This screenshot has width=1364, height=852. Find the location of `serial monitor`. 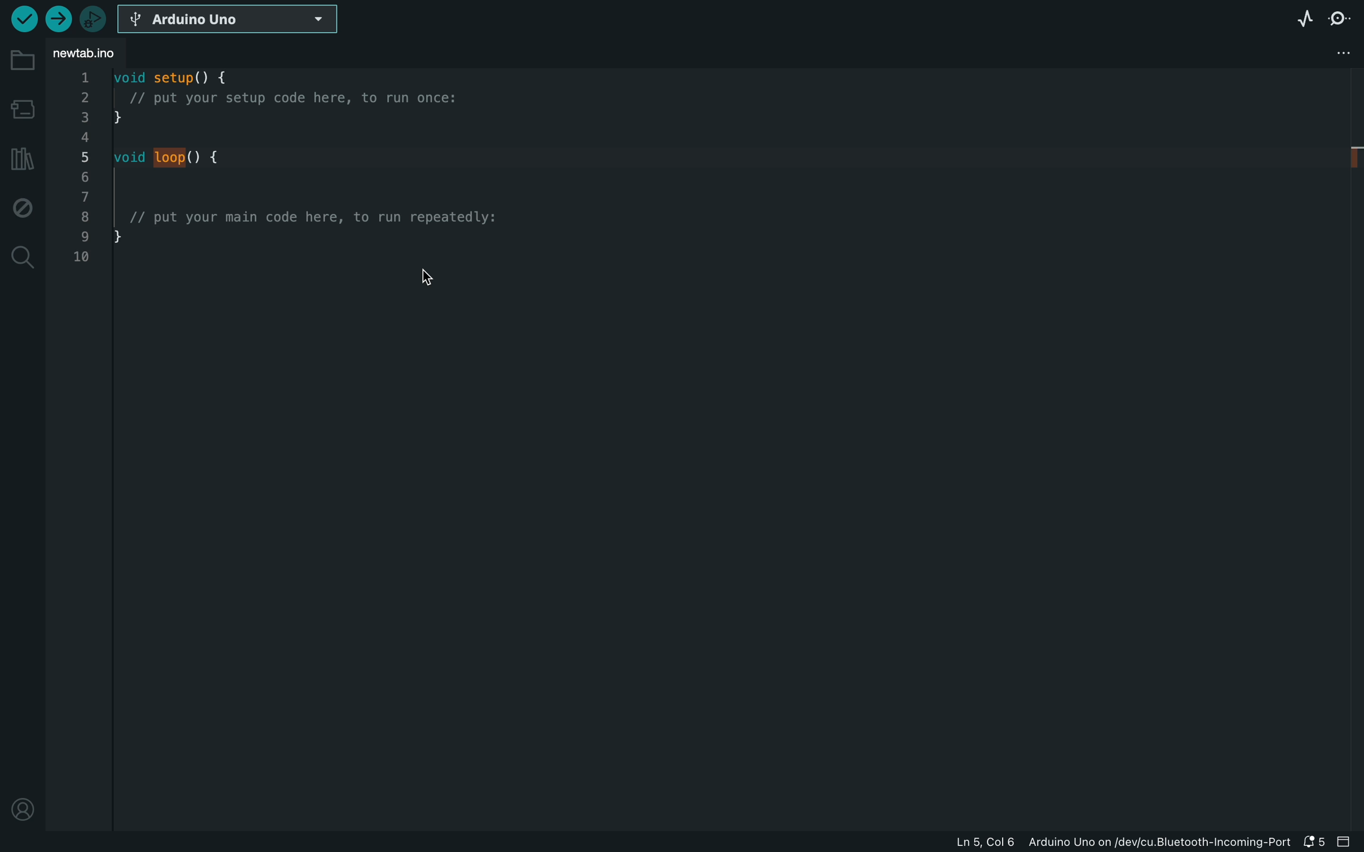

serial monitor is located at coordinates (1339, 23).